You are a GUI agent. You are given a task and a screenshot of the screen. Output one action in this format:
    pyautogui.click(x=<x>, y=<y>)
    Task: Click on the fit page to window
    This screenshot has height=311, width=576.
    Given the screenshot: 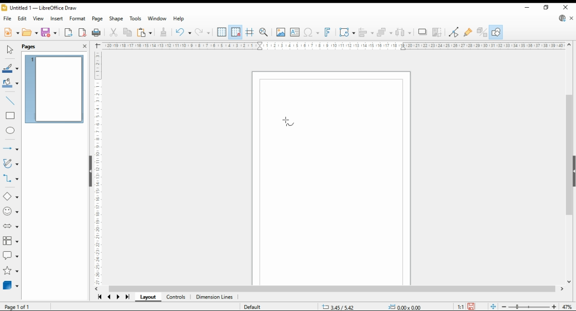 What is the action you would take?
    pyautogui.click(x=493, y=306)
    